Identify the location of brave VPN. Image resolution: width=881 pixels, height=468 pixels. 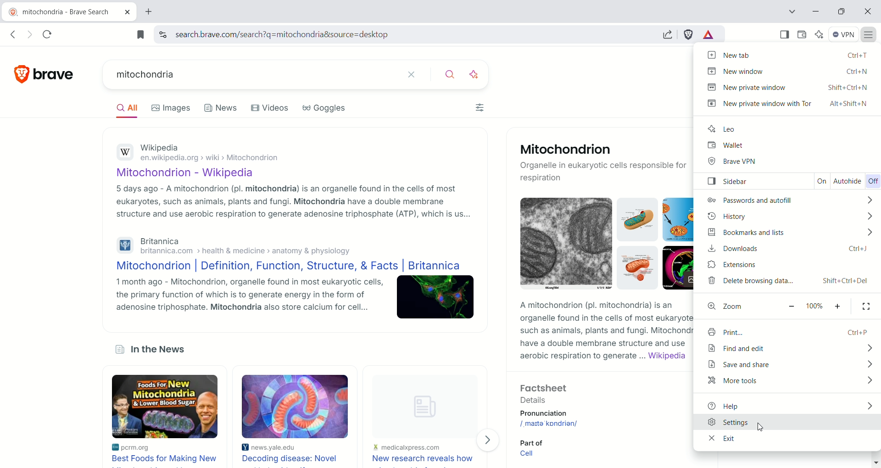
(788, 162).